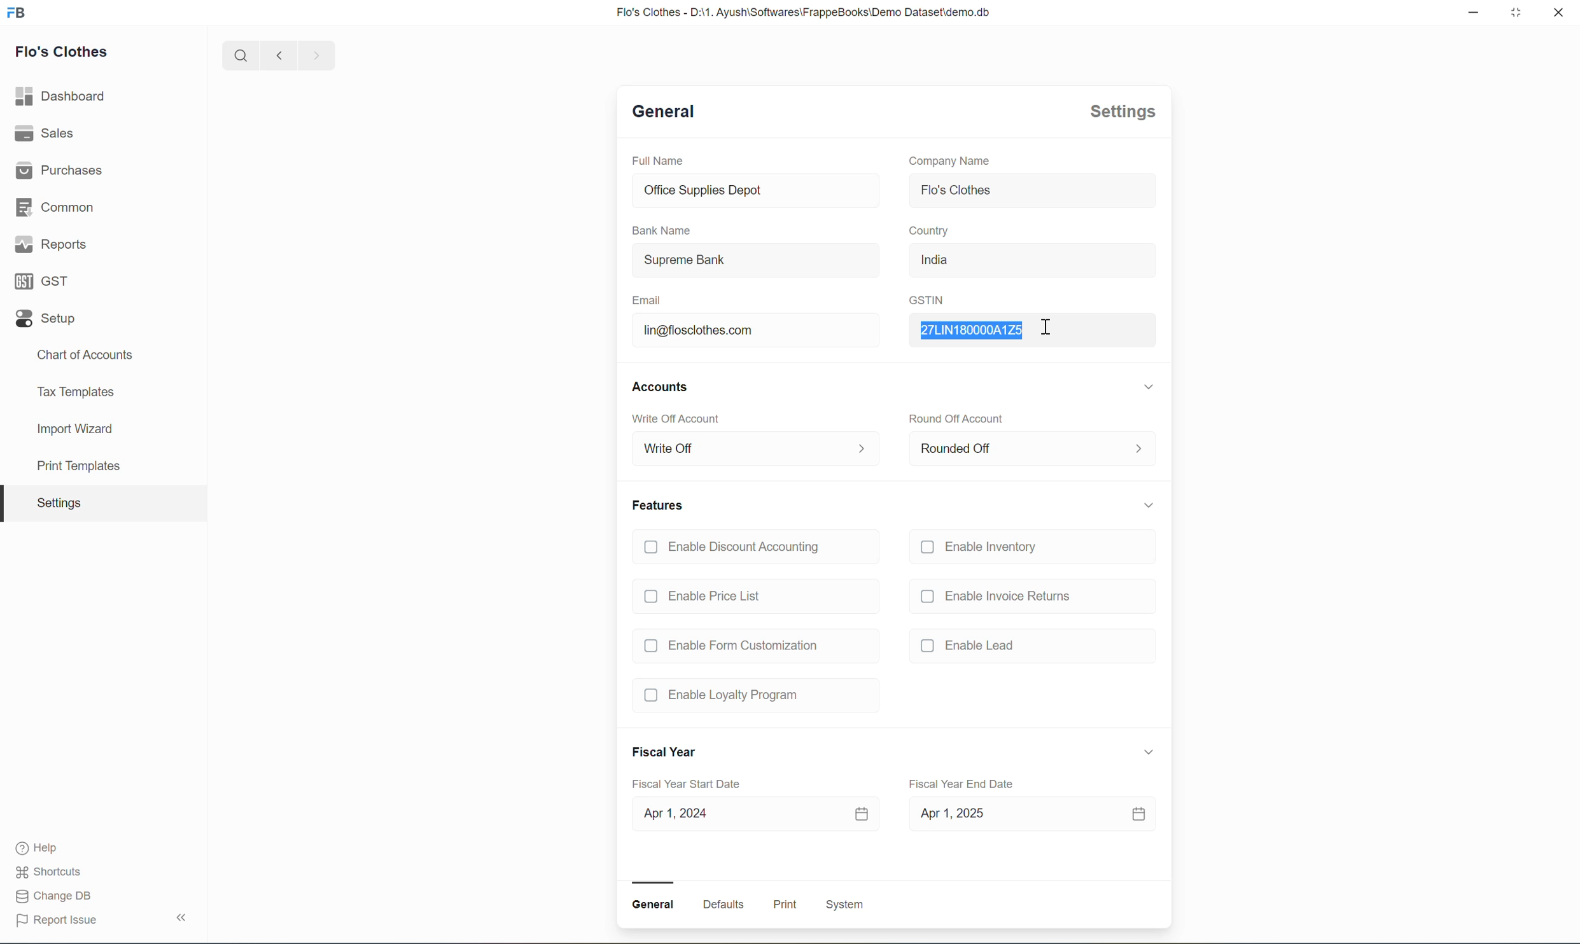 Image resolution: width=1580 pixels, height=944 pixels. I want to click on Sales, so click(48, 134).